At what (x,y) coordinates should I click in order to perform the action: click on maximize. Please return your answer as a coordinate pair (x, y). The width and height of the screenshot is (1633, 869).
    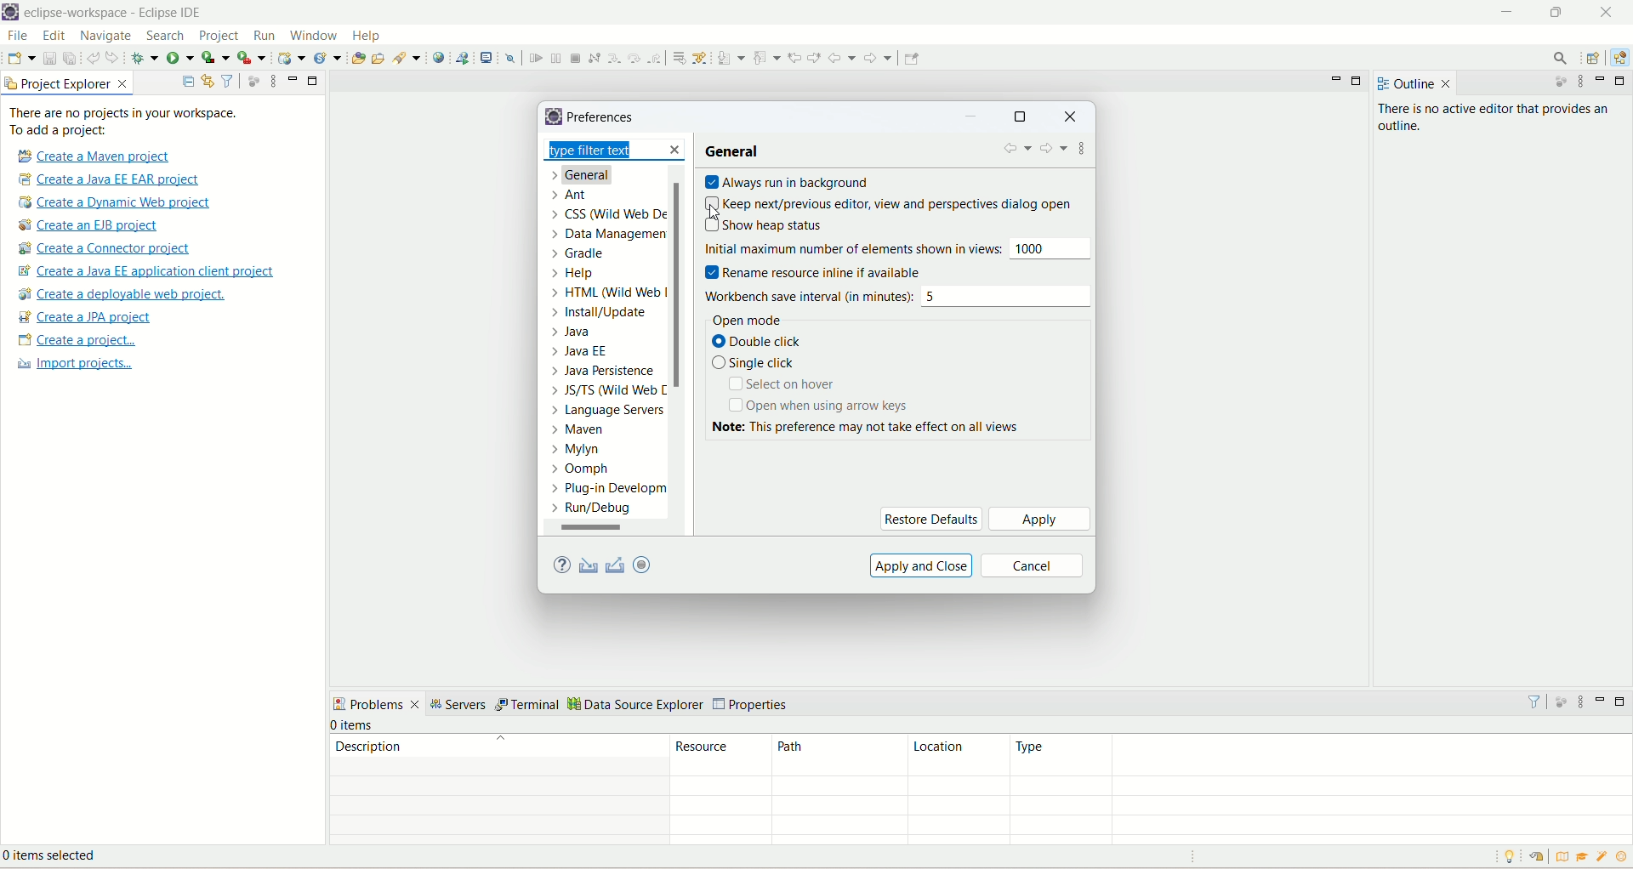
    Looking at the image, I should click on (1621, 81).